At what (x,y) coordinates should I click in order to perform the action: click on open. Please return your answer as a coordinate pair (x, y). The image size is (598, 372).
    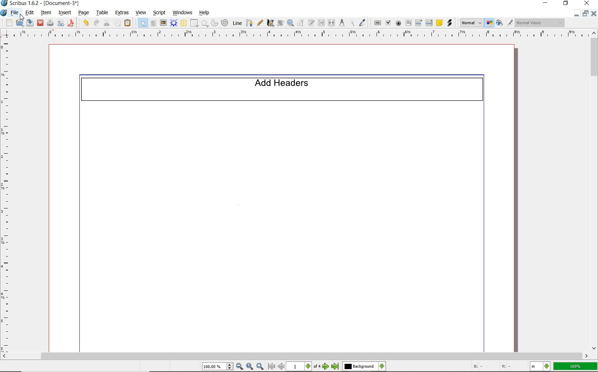
    Looking at the image, I should click on (20, 23).